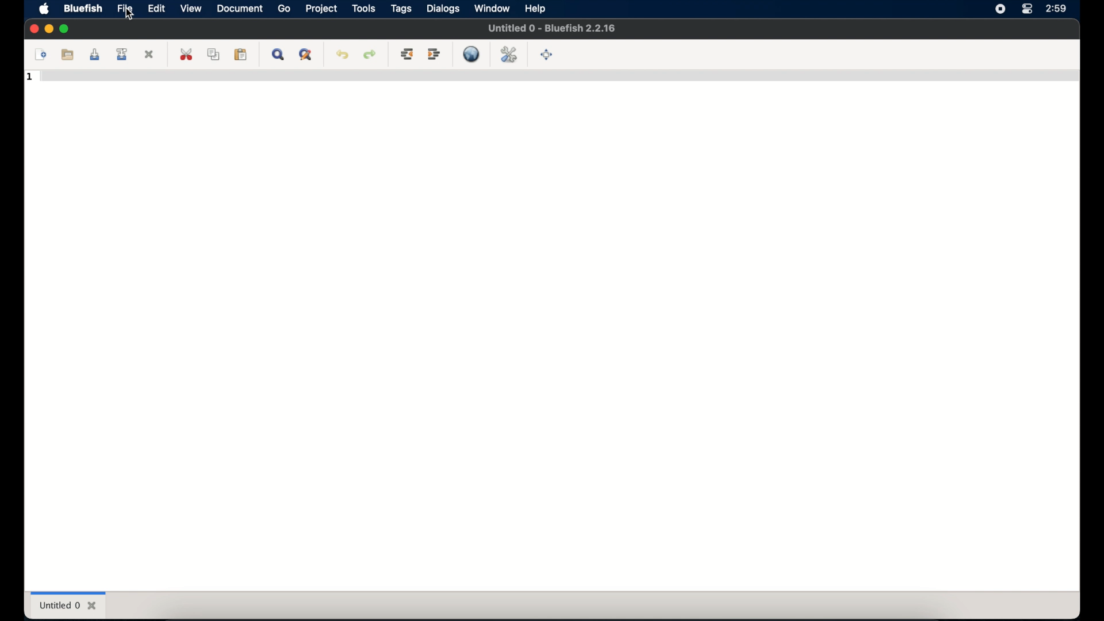  I want to click on project, so click(322, 9).